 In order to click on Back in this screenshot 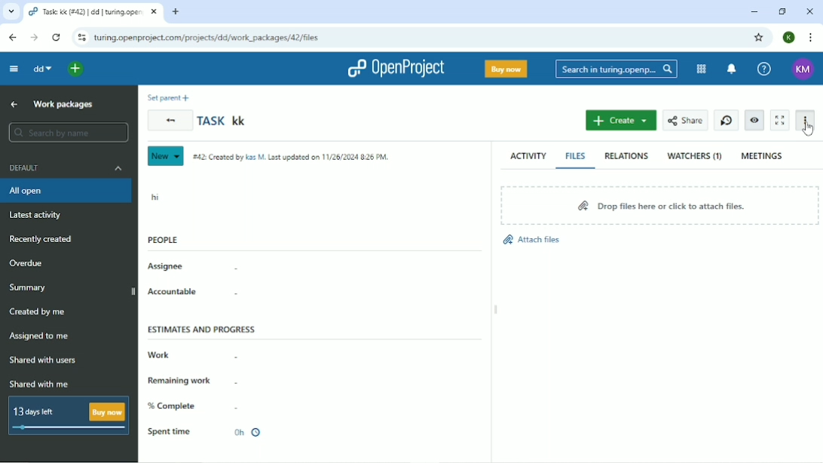, I will do `click(170, 120)`.